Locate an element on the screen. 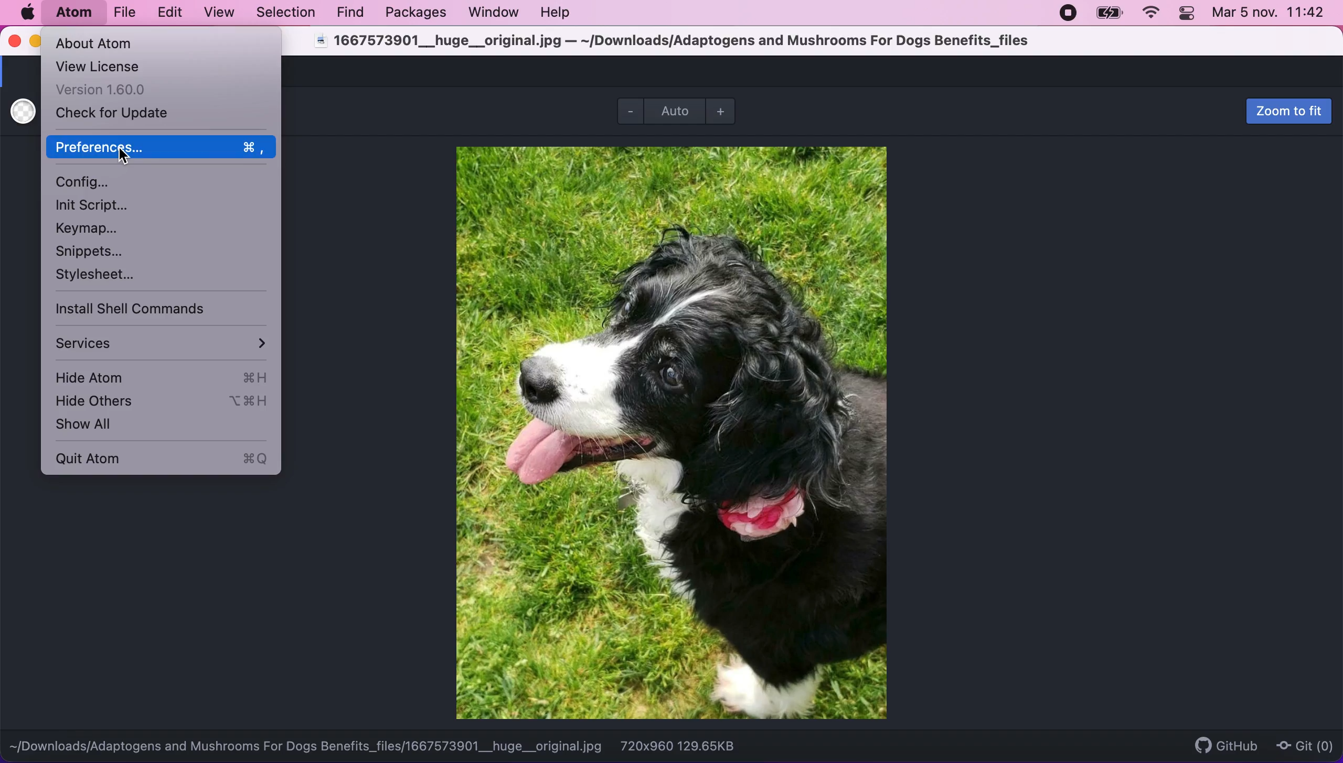 The image size is (1343, 763). snippets is located at coordinates (95, 253).